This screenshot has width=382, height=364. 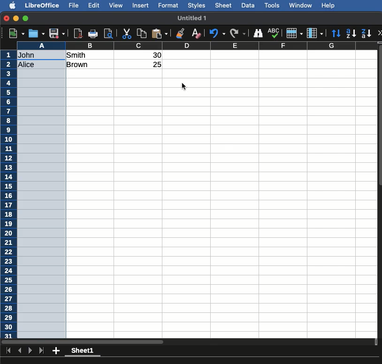 What do you see at coordinates (141, 7) in the screenshot?
I see `Insert` at bounding box center [141, 7].